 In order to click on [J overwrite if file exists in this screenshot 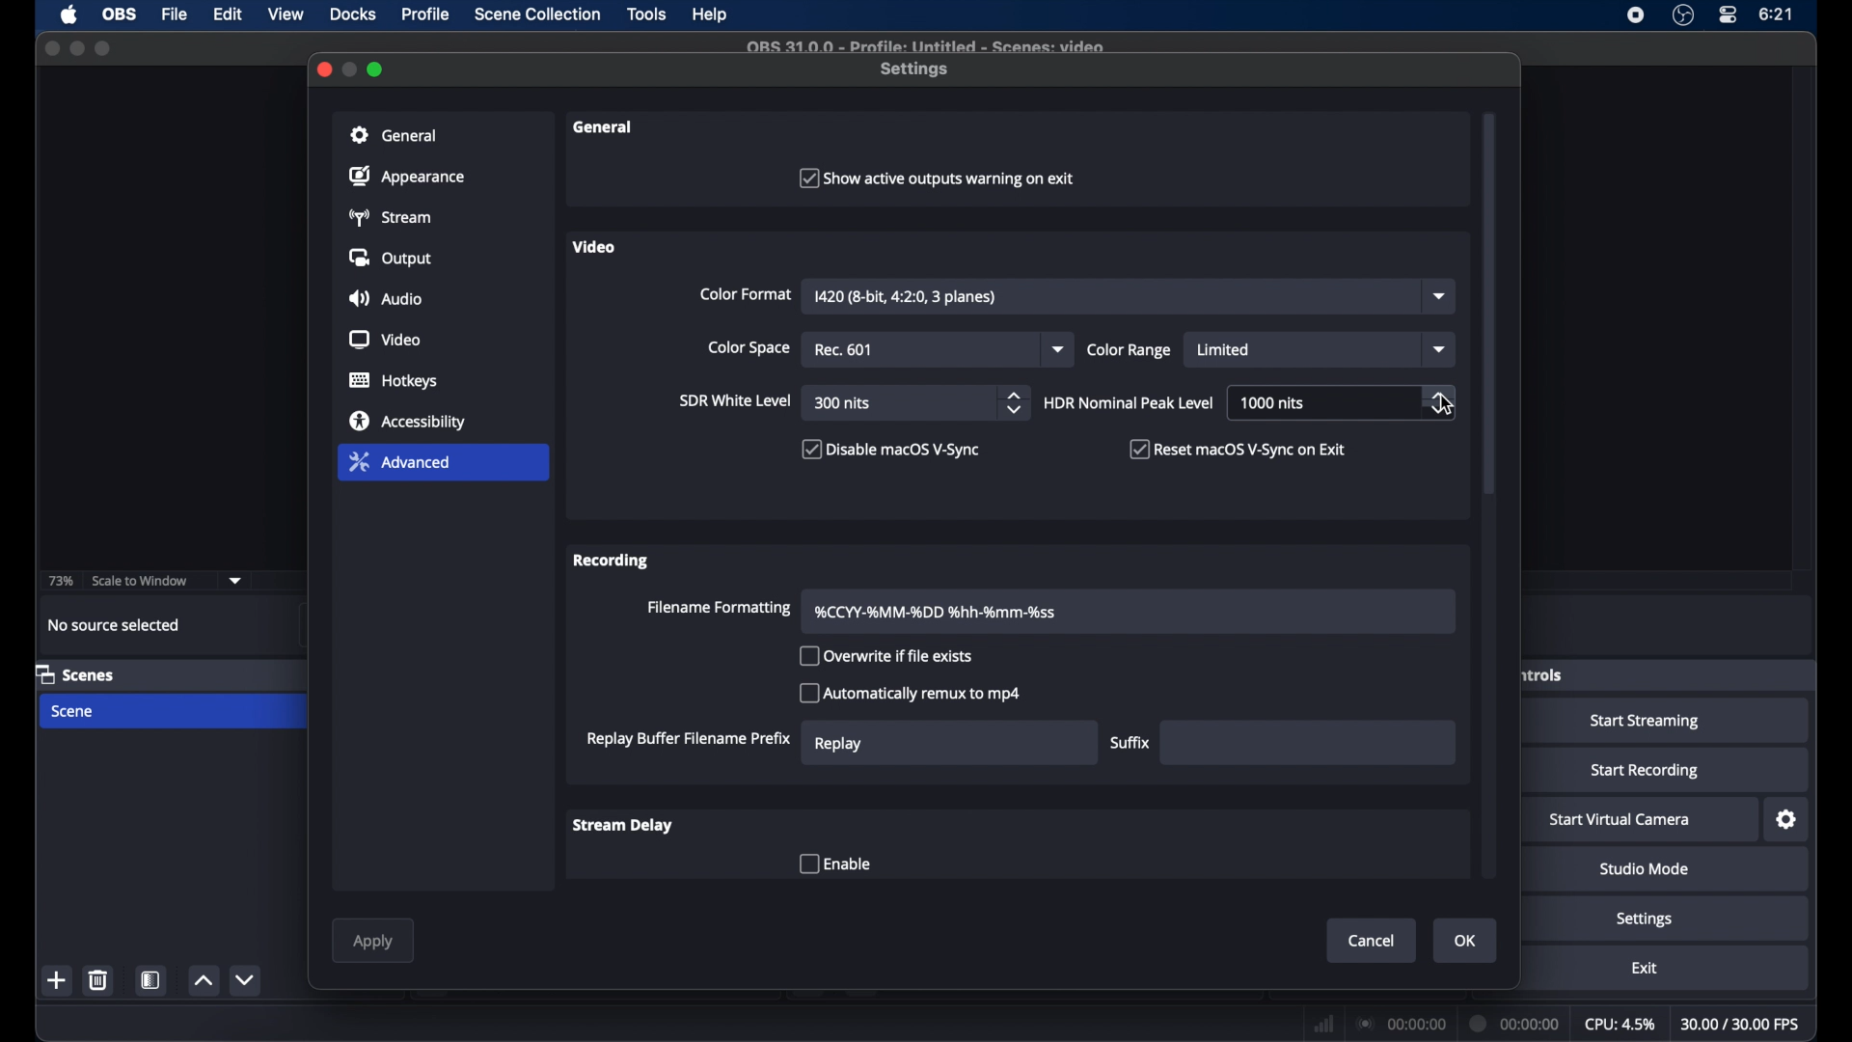, I will do `click(893, 659)`.